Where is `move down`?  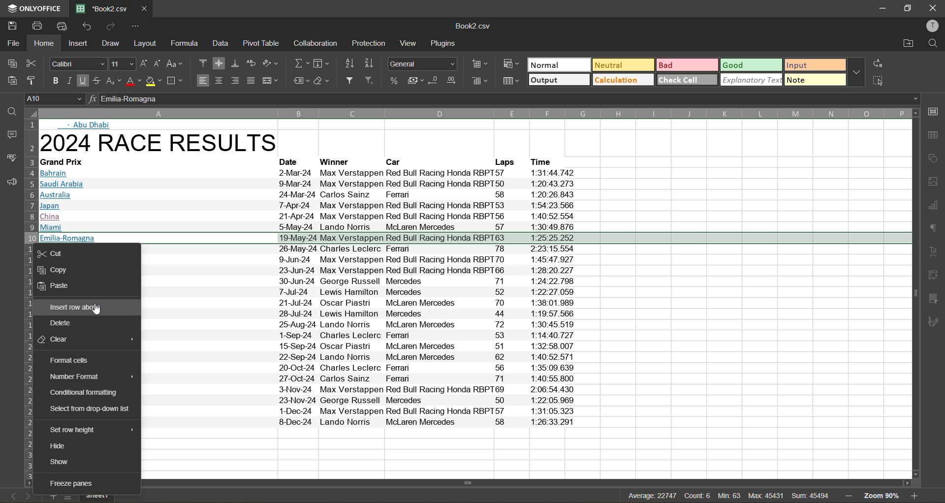
move down is located at coordinates (915, 474).